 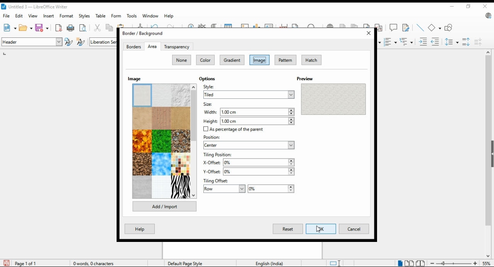 I want to click on decrease indent, so click(x=436, y=41).